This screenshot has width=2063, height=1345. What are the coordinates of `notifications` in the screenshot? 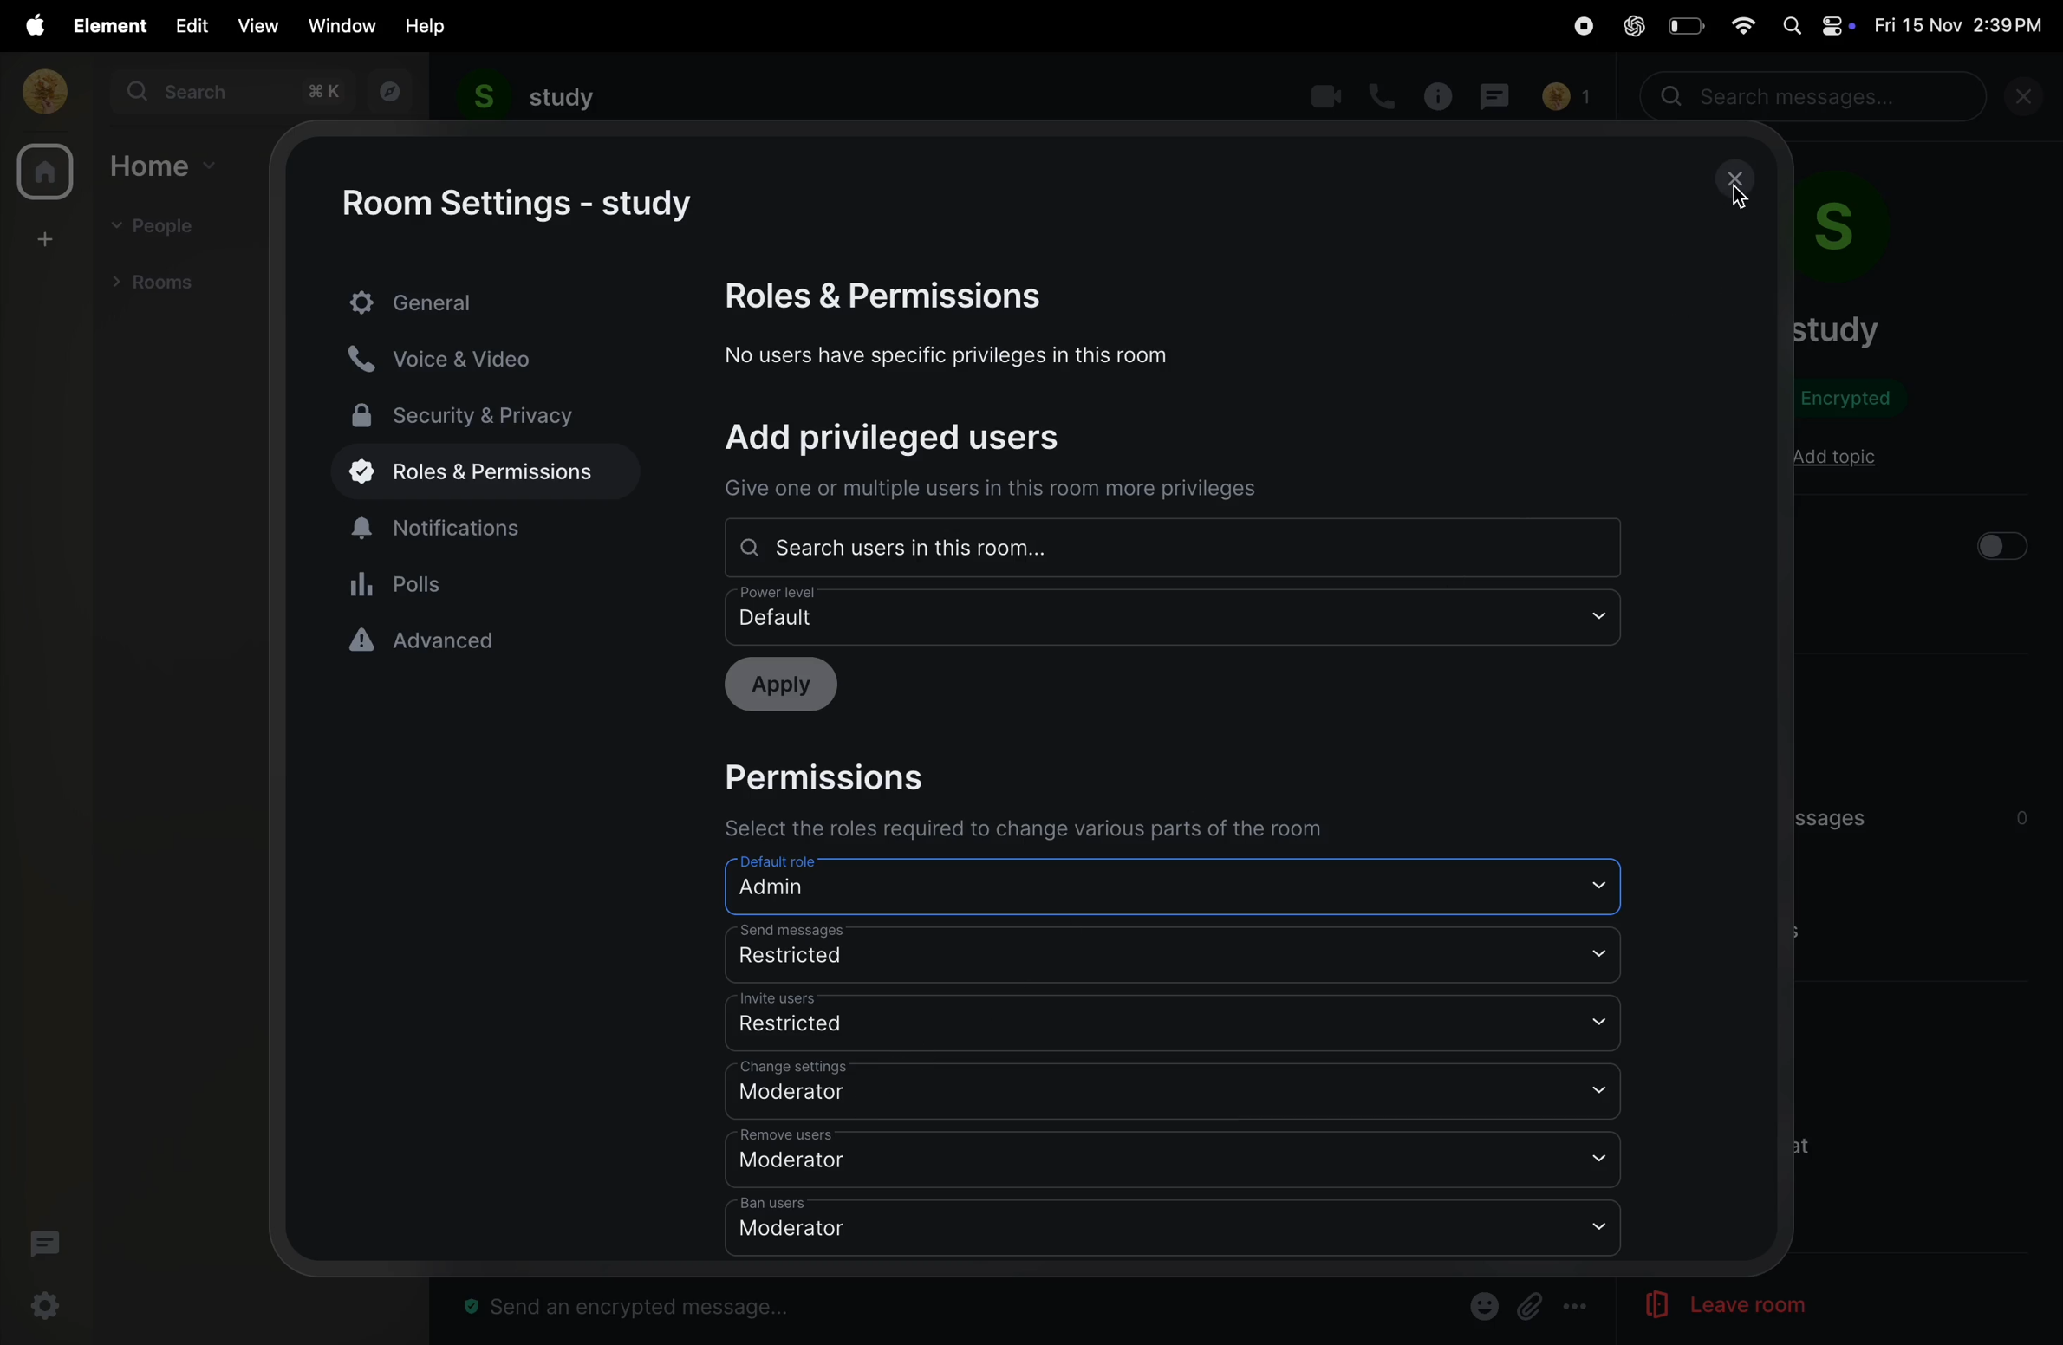 It's located at (488, 525).